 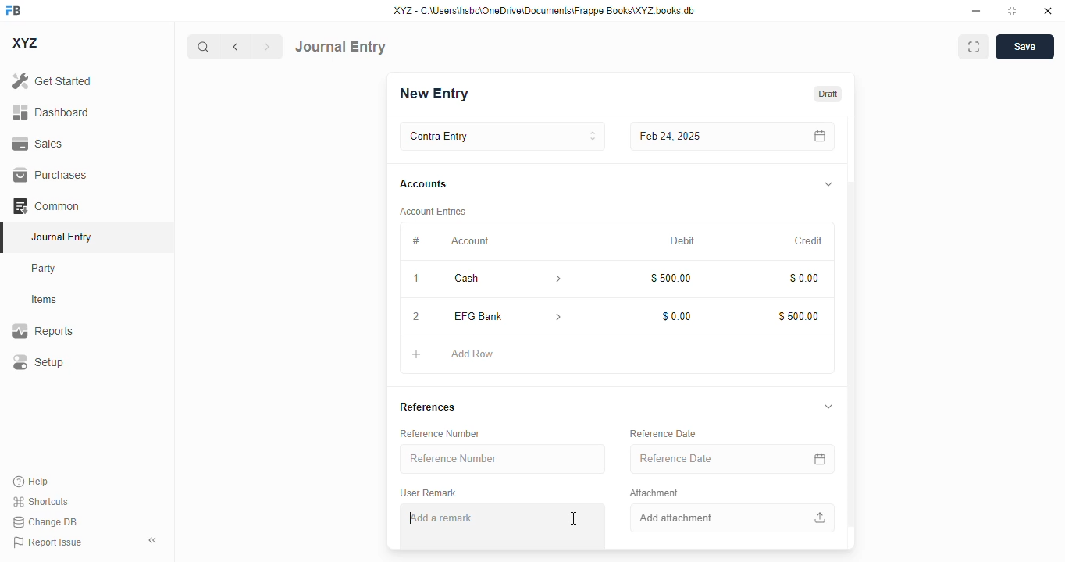 What do you see at coordinates (485, 279) in the screenshot?
I see `cash ` at bounding box center [485, 279].